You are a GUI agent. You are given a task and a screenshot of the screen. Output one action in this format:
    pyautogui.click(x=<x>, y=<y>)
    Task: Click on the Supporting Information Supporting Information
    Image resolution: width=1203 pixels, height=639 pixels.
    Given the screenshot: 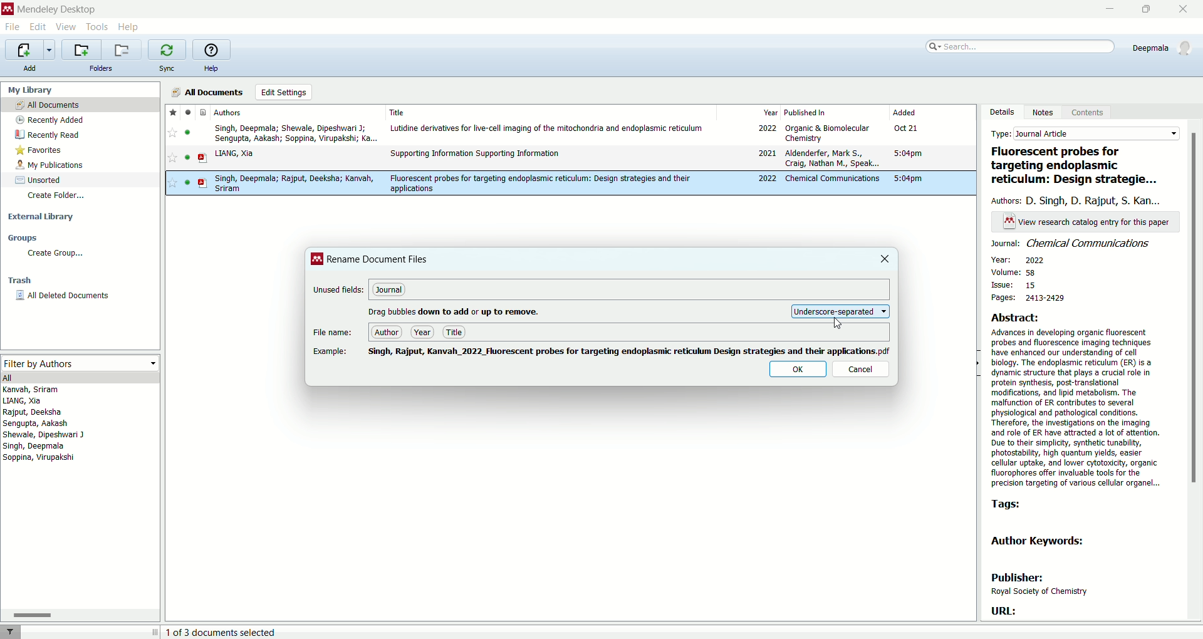 What is the action you would take?
    pyautogui.click(x=476, y=154)
    